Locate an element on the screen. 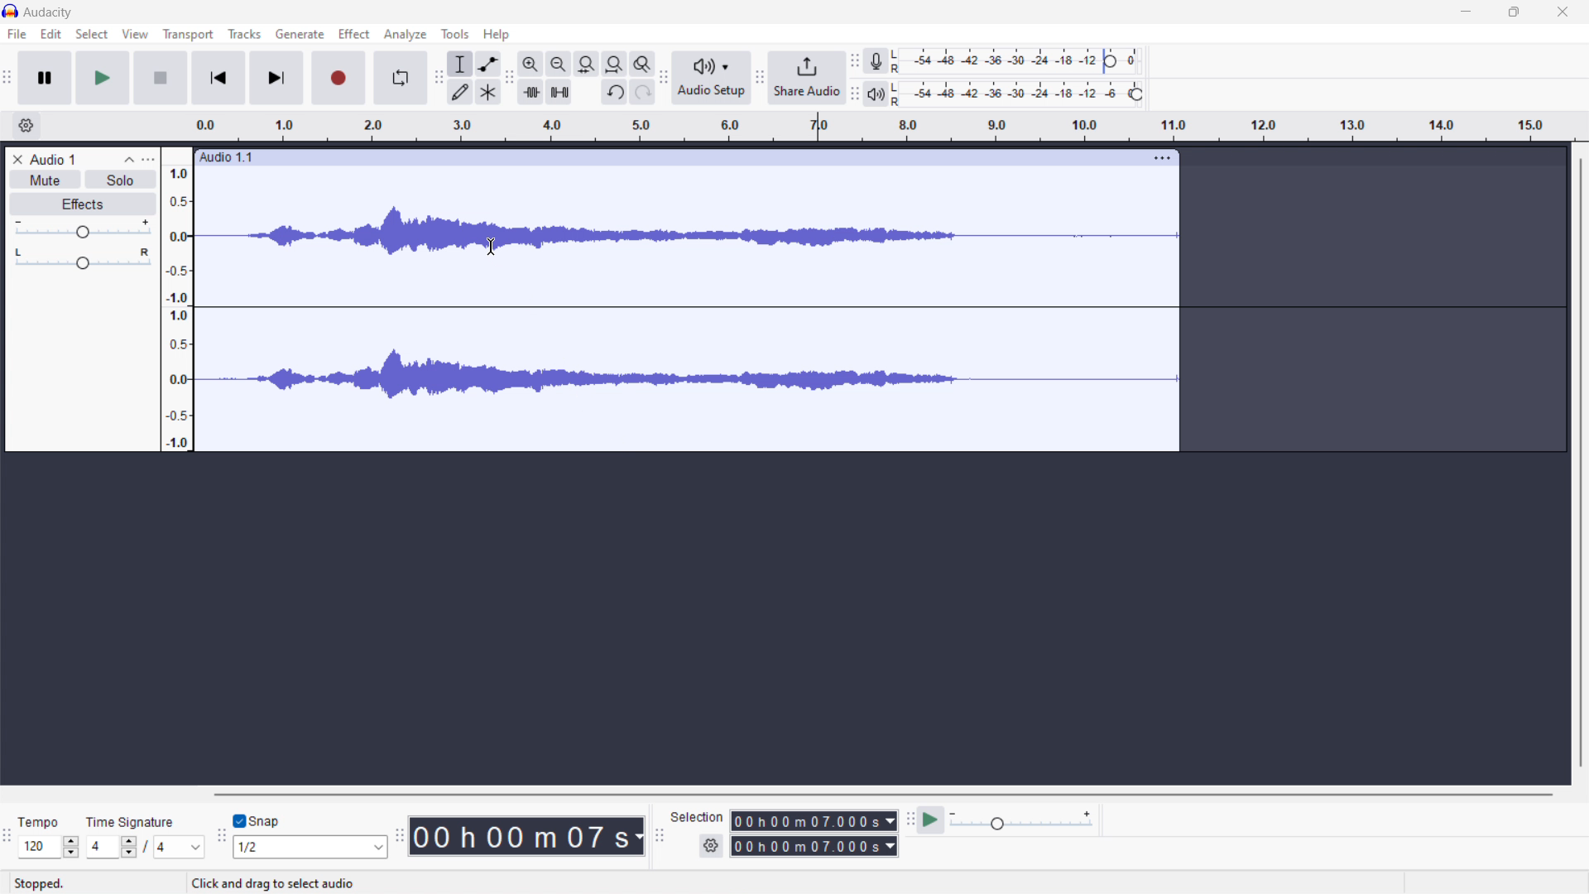 The image size is (1589, 894). more options is located at coordinates (154, 156).